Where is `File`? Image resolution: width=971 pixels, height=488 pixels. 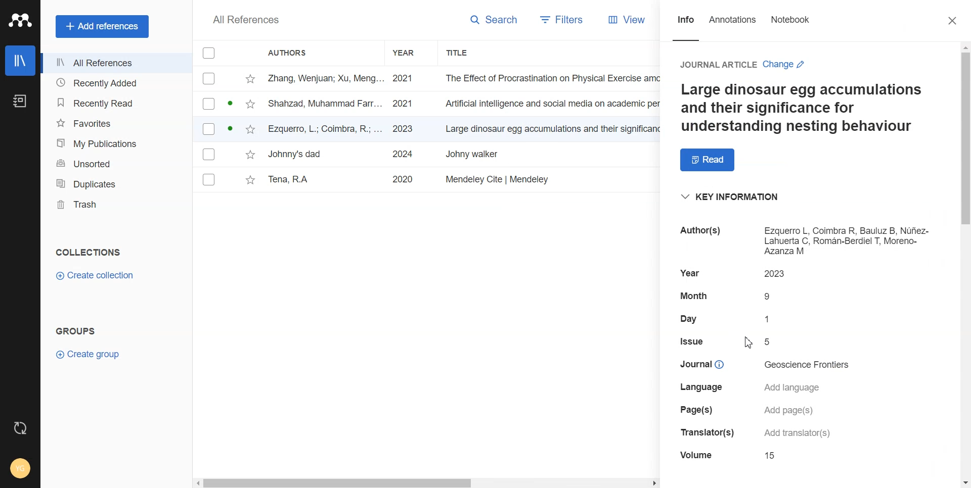 File is located at coordinates (467, 103).